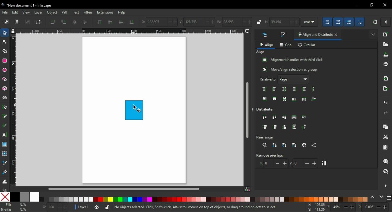 This screenshot has height=212, width=392. What do you see at coordinates (341, 206) in the screenshot?
I see `zoom in/ zoom out` at bounding box center [341, 206].